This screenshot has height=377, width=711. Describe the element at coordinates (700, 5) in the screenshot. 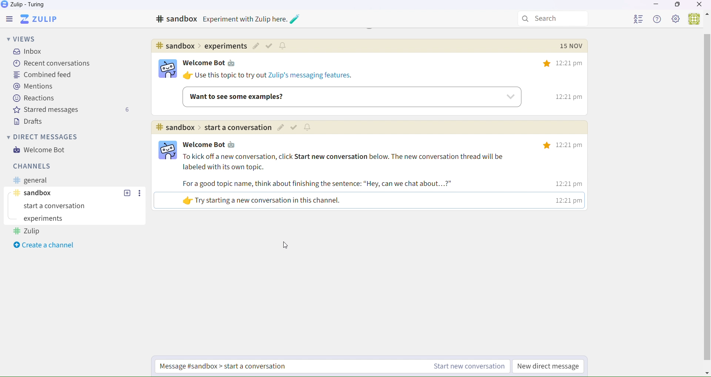

I see `Close` at that location.